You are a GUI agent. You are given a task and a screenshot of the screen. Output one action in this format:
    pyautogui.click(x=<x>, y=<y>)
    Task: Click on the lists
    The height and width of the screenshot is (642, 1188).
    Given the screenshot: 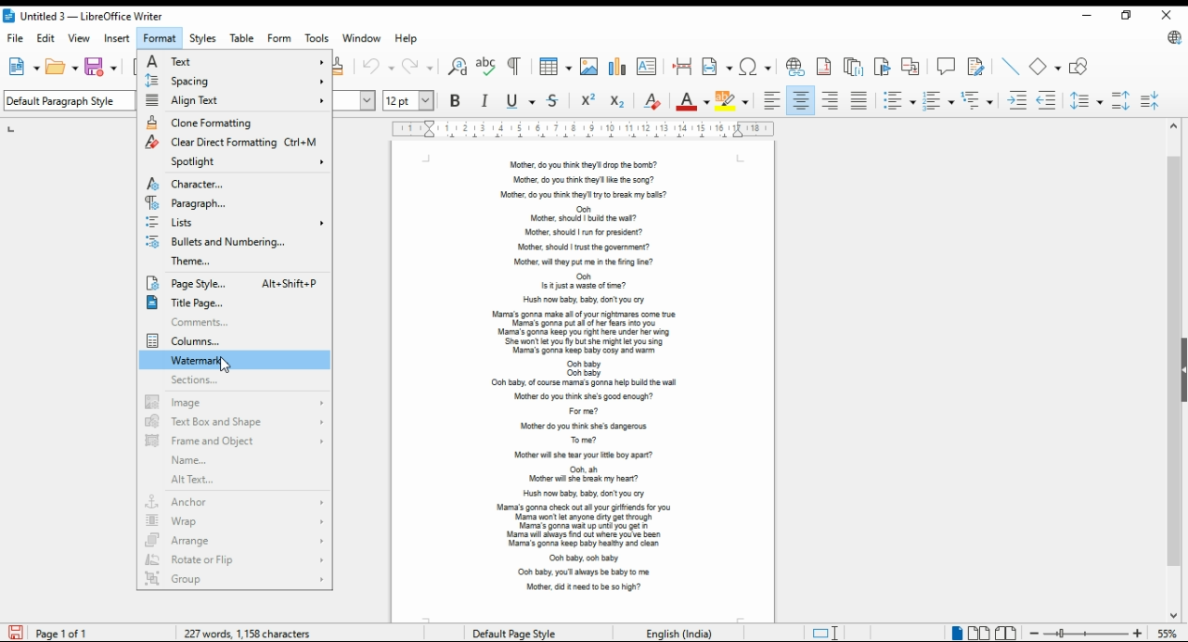 What is the action you would take?
    pyautogui.click(x=237, y=224)
    